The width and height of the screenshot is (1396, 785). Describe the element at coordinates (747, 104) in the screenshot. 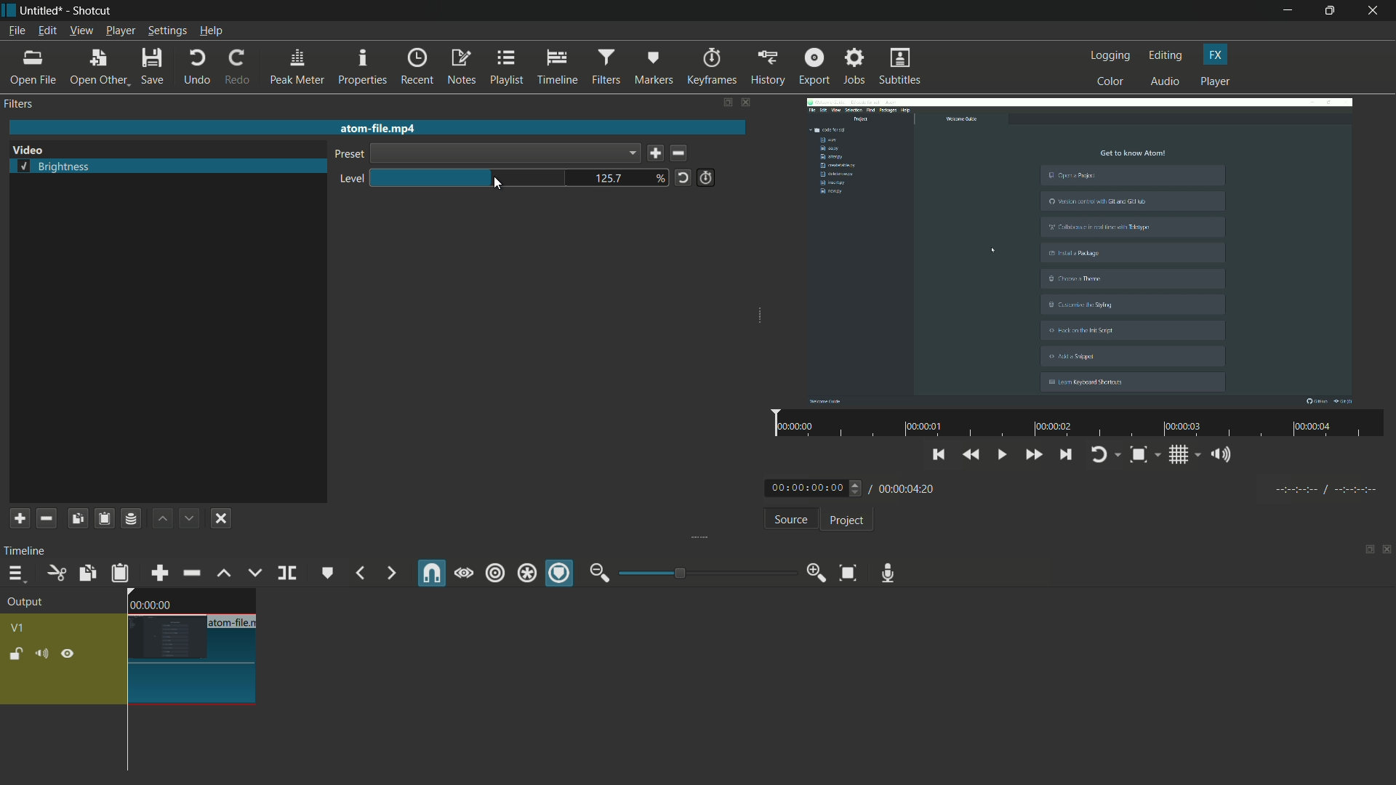

I see `close filter pane` at that location.